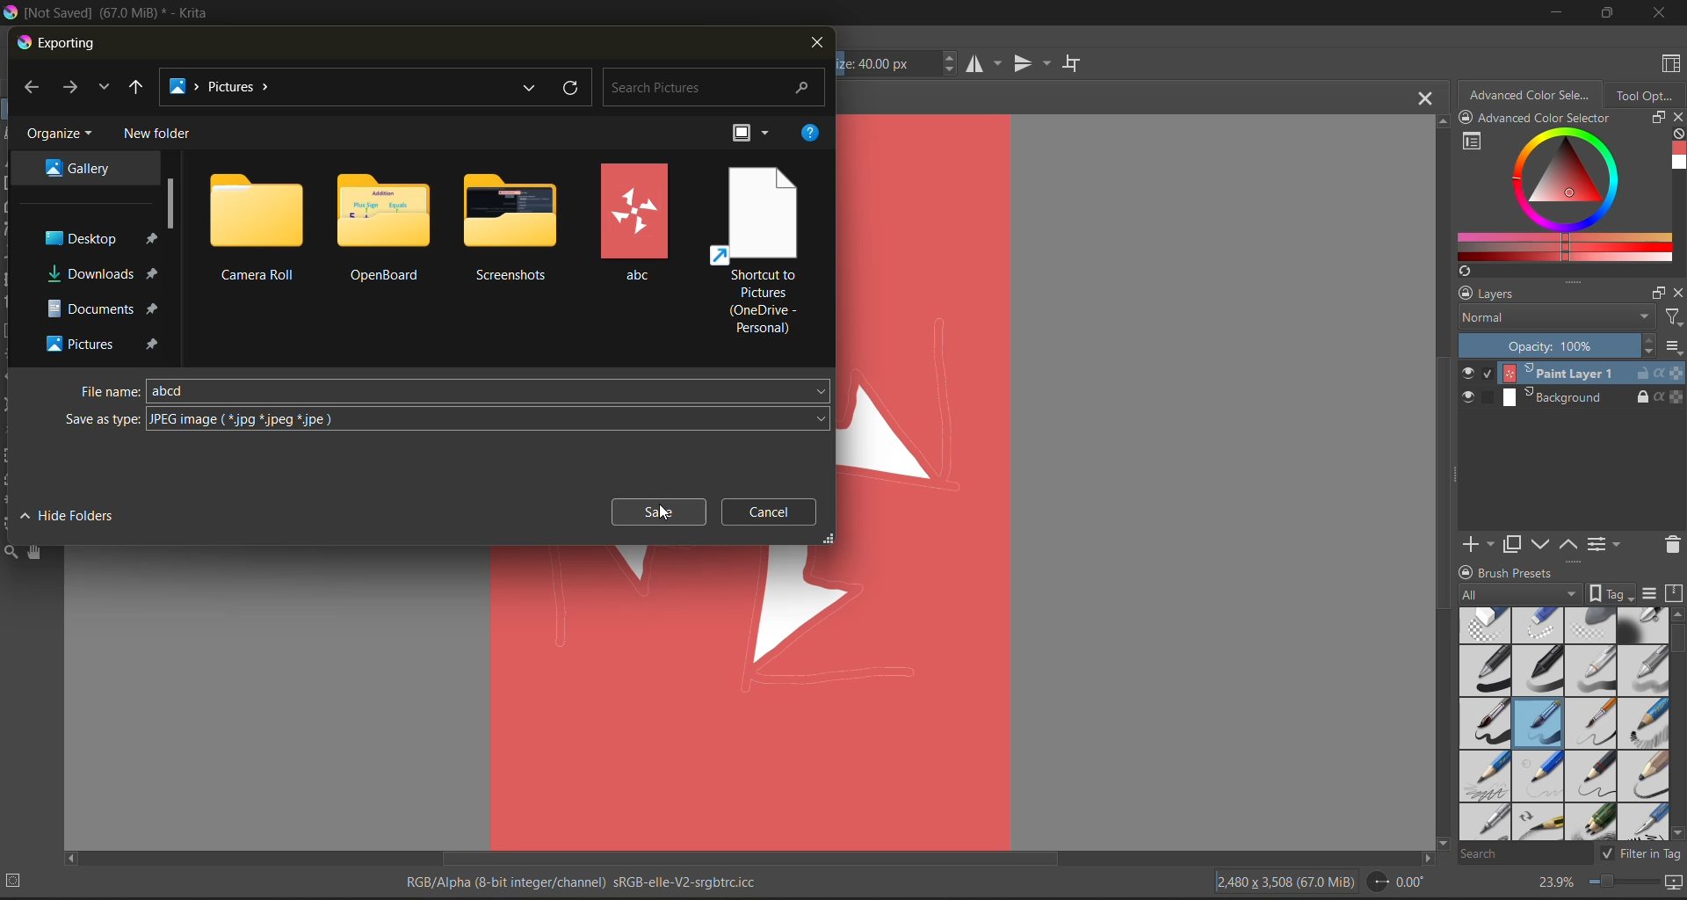 The image size is (1687, 900). I want to click on tools, so click(34, 552).